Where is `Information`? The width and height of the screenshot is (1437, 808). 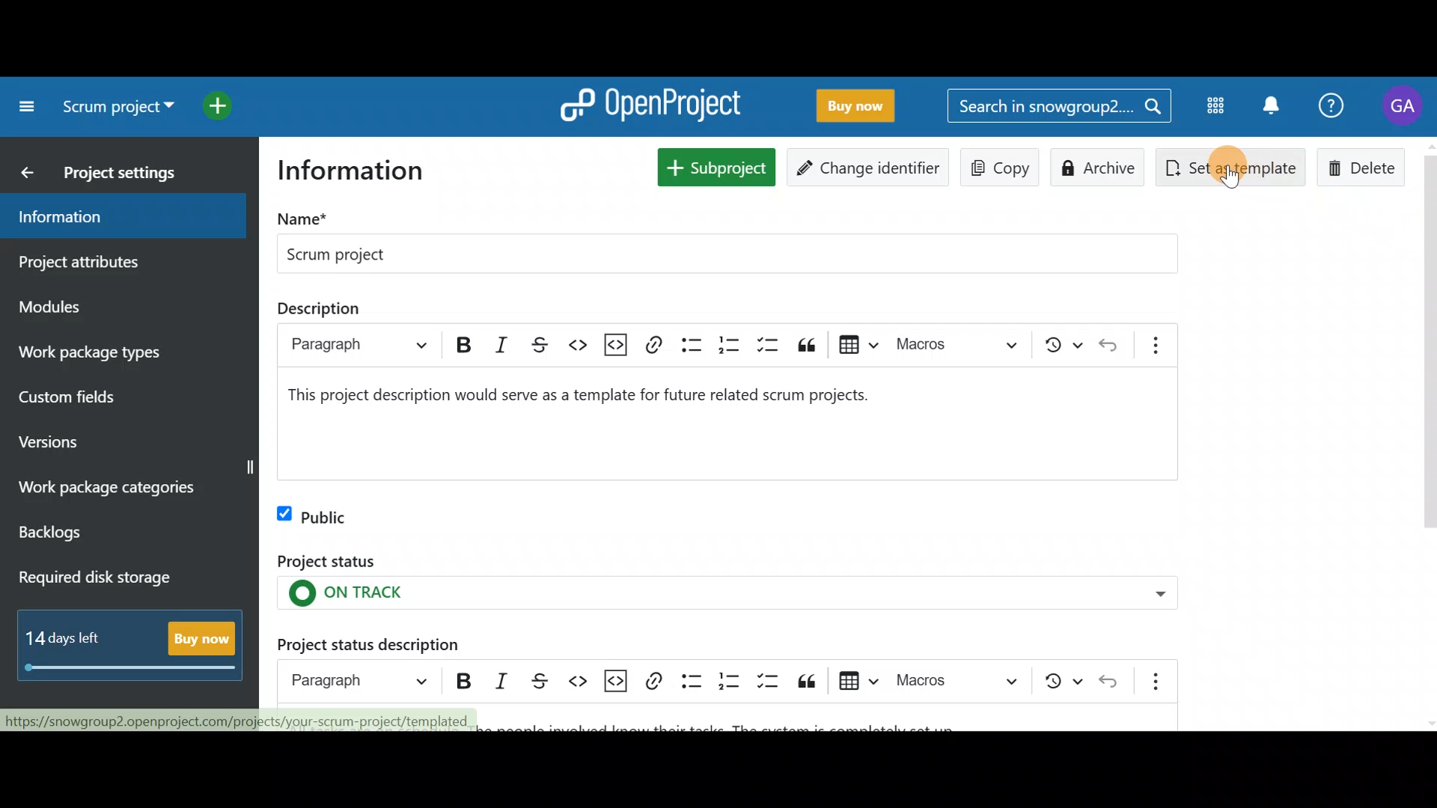
Information is located at coordinates (362, 173).